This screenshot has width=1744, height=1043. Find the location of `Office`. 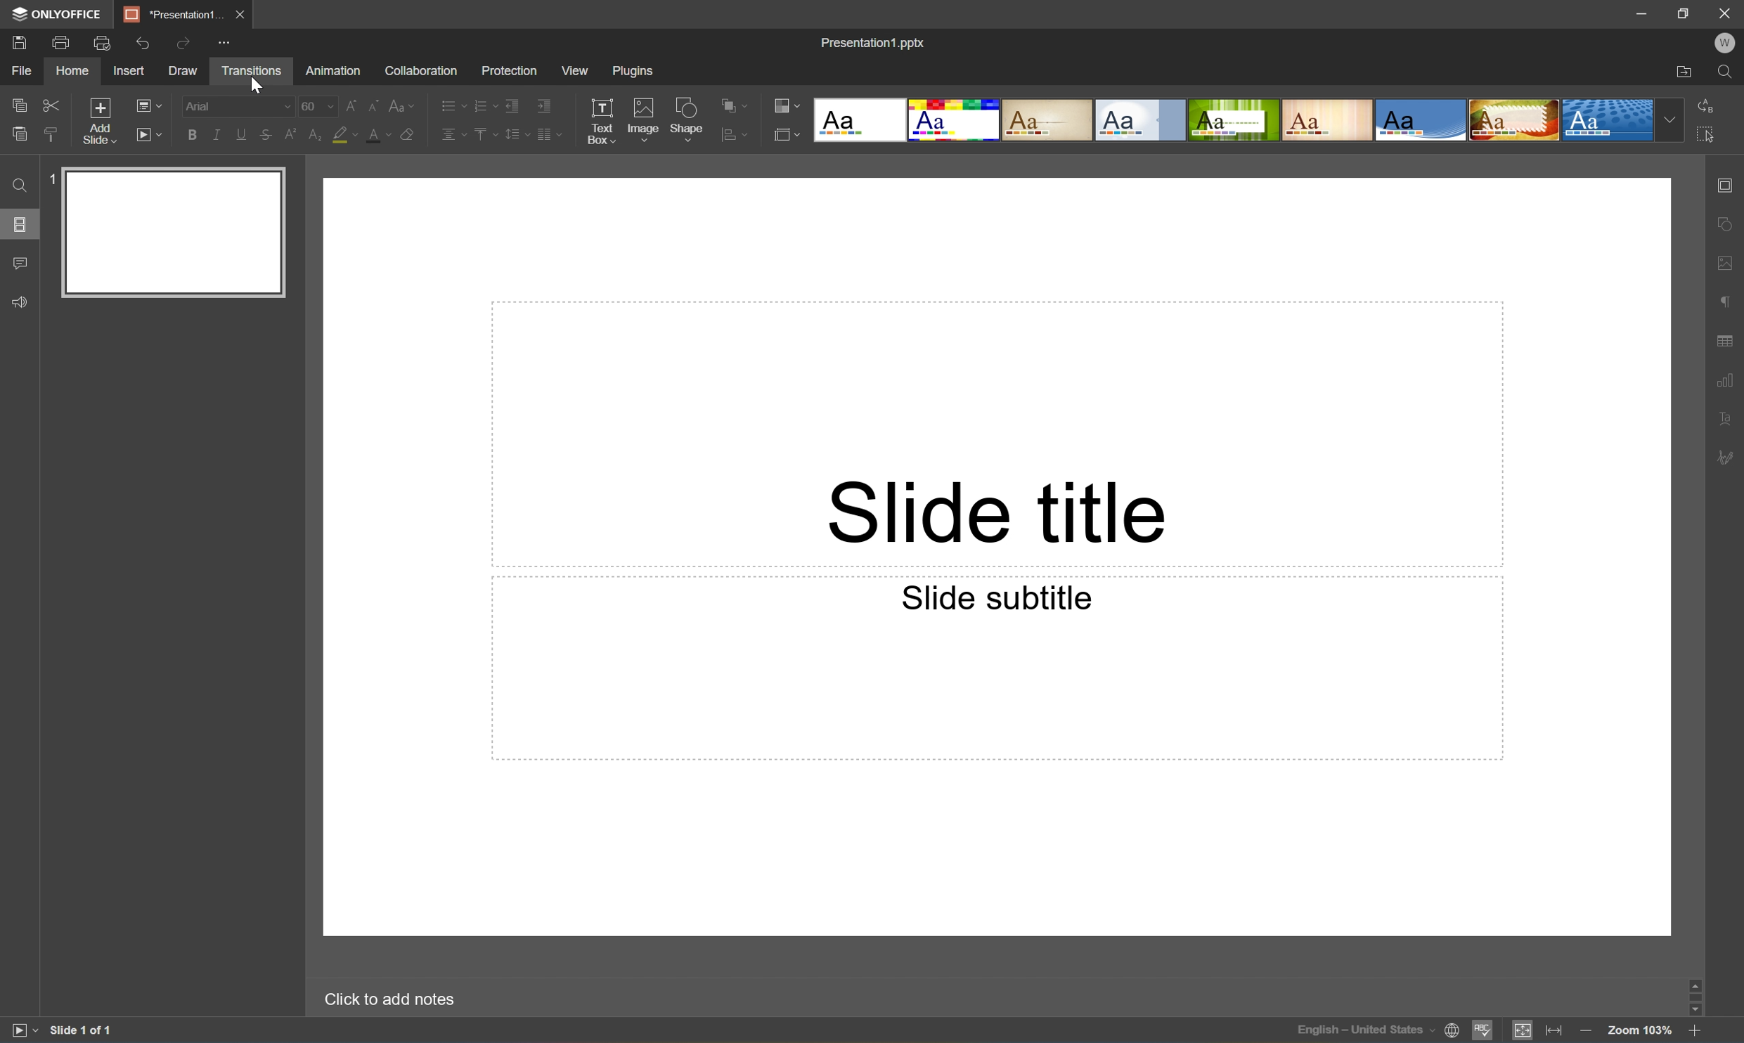

Office is located at coordinates (1420, 121).